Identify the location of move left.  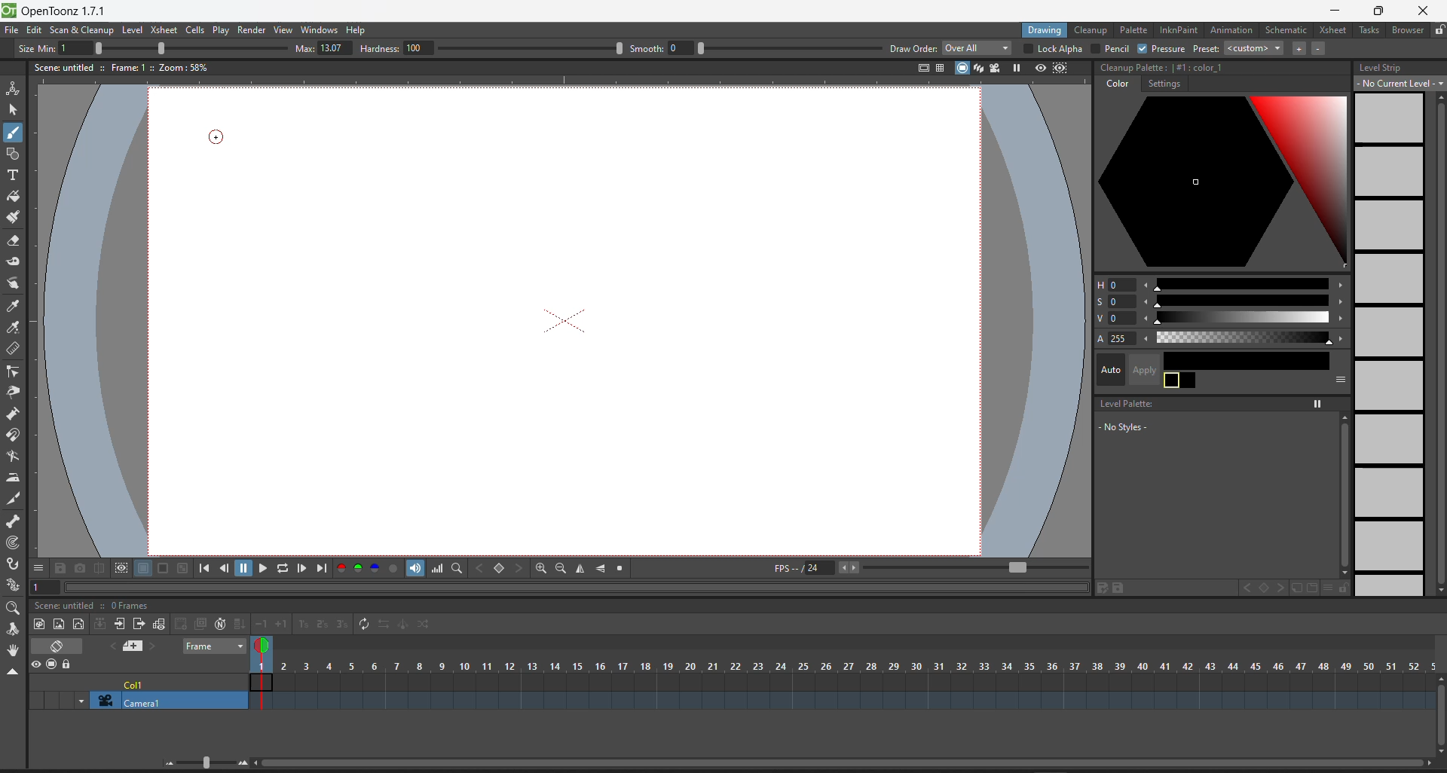
(1147, 284).